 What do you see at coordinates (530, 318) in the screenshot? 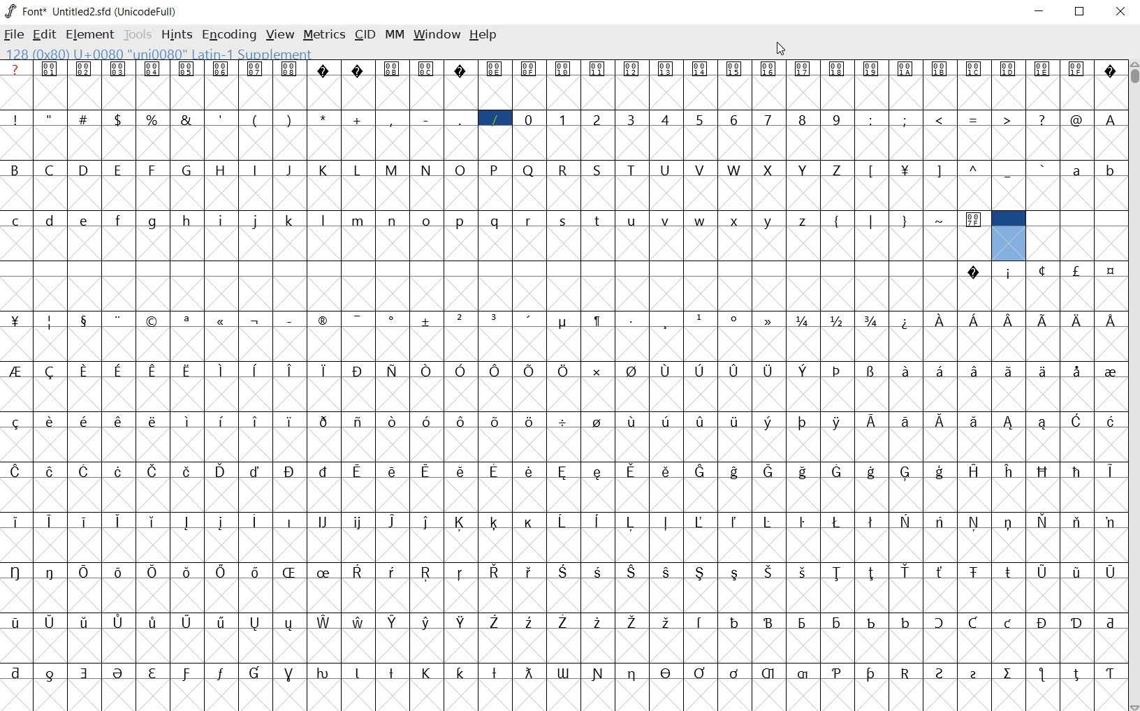
I see `Symbol` at bounding box center [530, 318].